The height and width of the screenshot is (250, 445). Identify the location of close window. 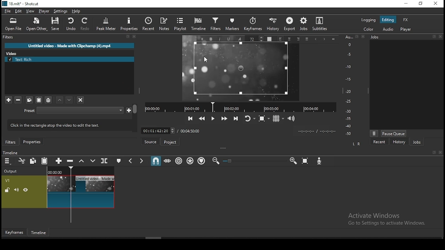
(436, 3).